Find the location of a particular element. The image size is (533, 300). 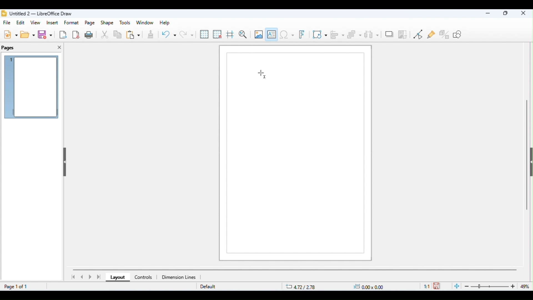

insert is located at coordinates (52, 22).